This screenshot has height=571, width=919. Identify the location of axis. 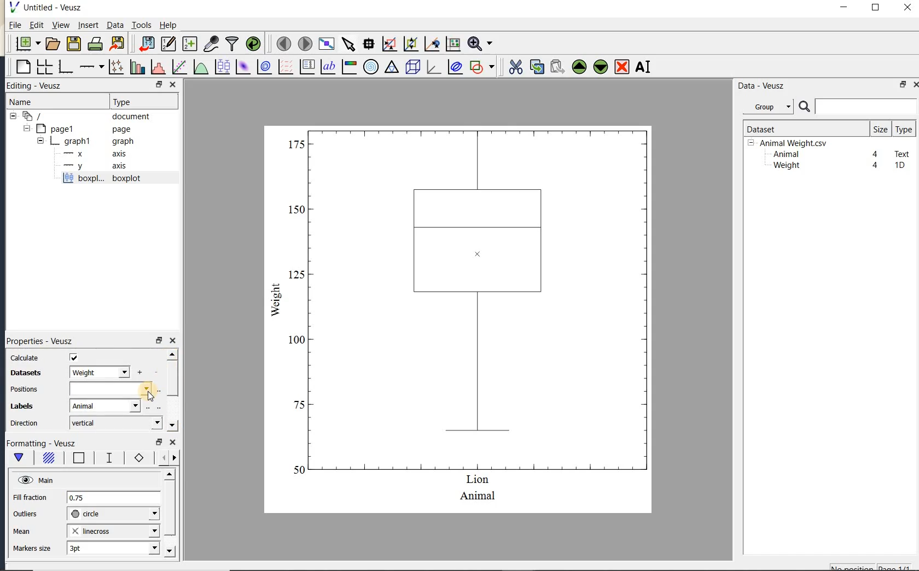
(92, 154).